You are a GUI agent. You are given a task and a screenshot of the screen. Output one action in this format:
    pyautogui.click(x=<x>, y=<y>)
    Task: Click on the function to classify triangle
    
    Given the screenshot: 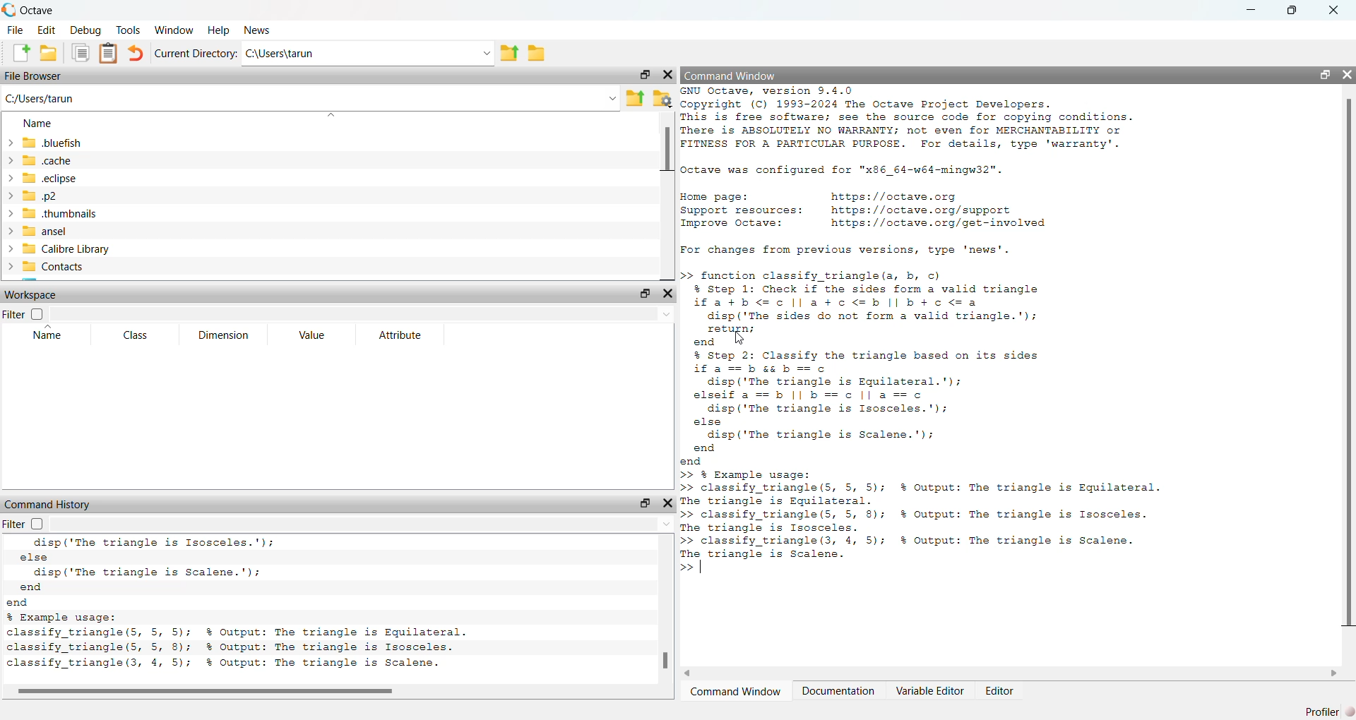 What is the action you would take?
    pyautogui.click(x=880, y=309)
    